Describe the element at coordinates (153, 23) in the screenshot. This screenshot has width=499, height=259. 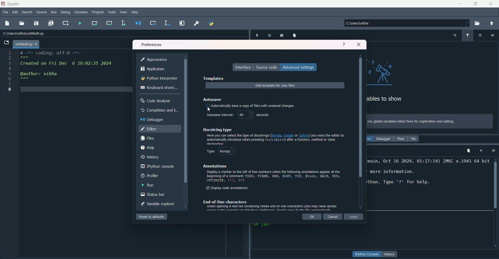
I see `debug cell` at that location.